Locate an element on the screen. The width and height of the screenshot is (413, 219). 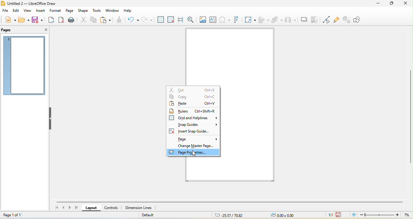
last page is located at coordinates (78, 208).